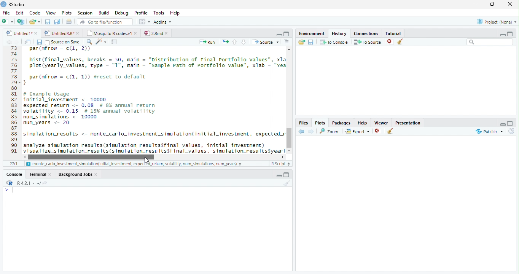 This screenshot has width=519, height=274. Describe the element at coordinates (13, 164) in the screenshot. I see `1:1` at that location.